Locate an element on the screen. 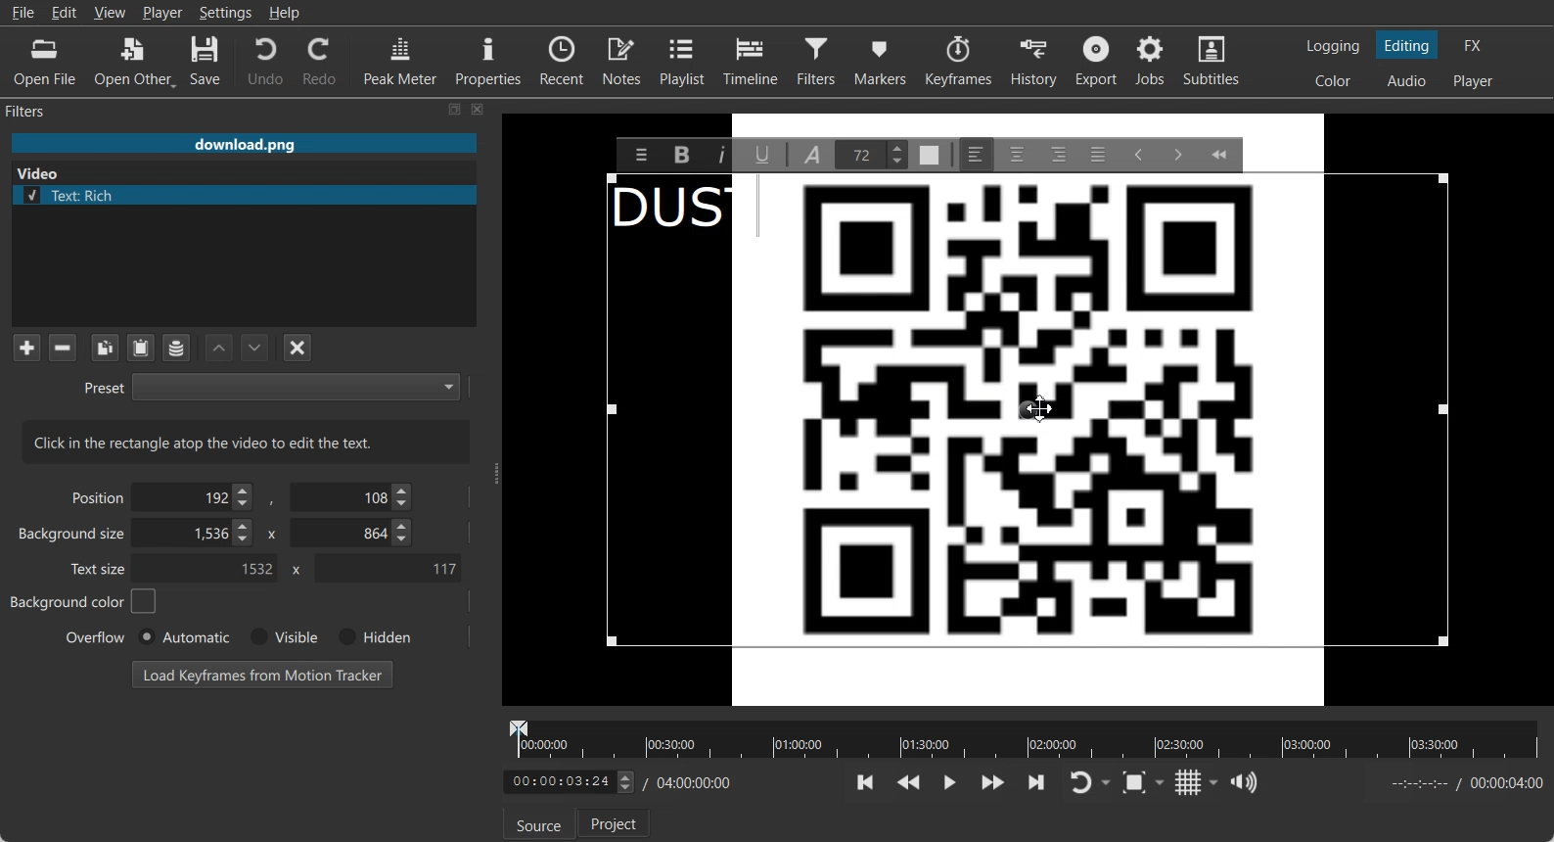  Move Filter up is located at coordinates (219, 349).